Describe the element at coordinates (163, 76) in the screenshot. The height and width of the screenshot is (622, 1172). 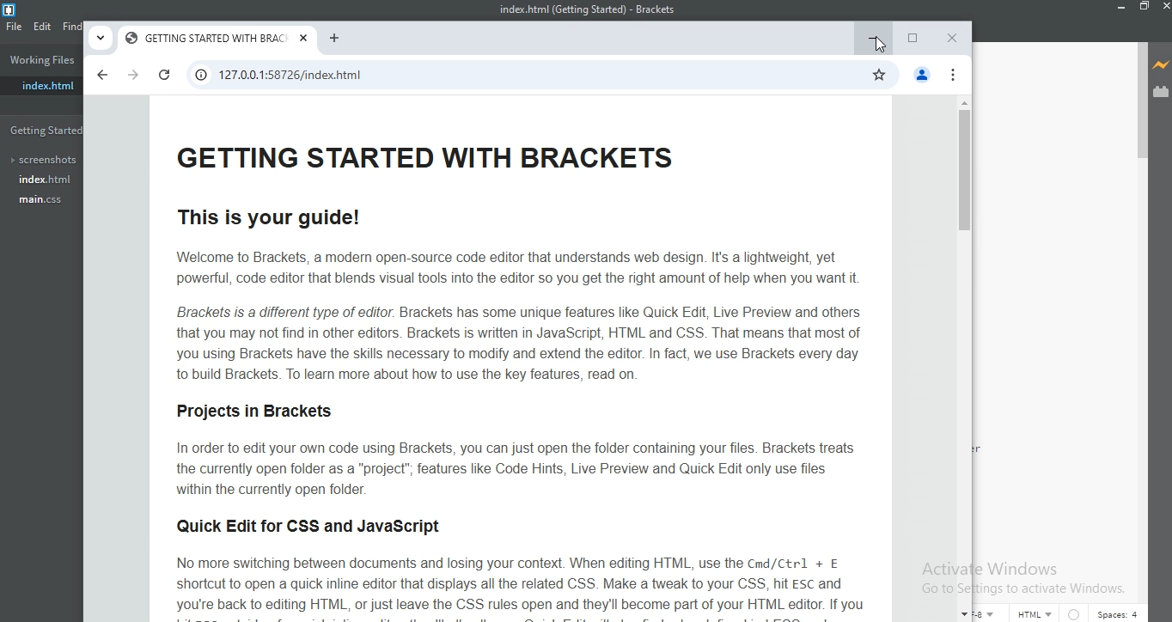
I see `refresh` at that location.